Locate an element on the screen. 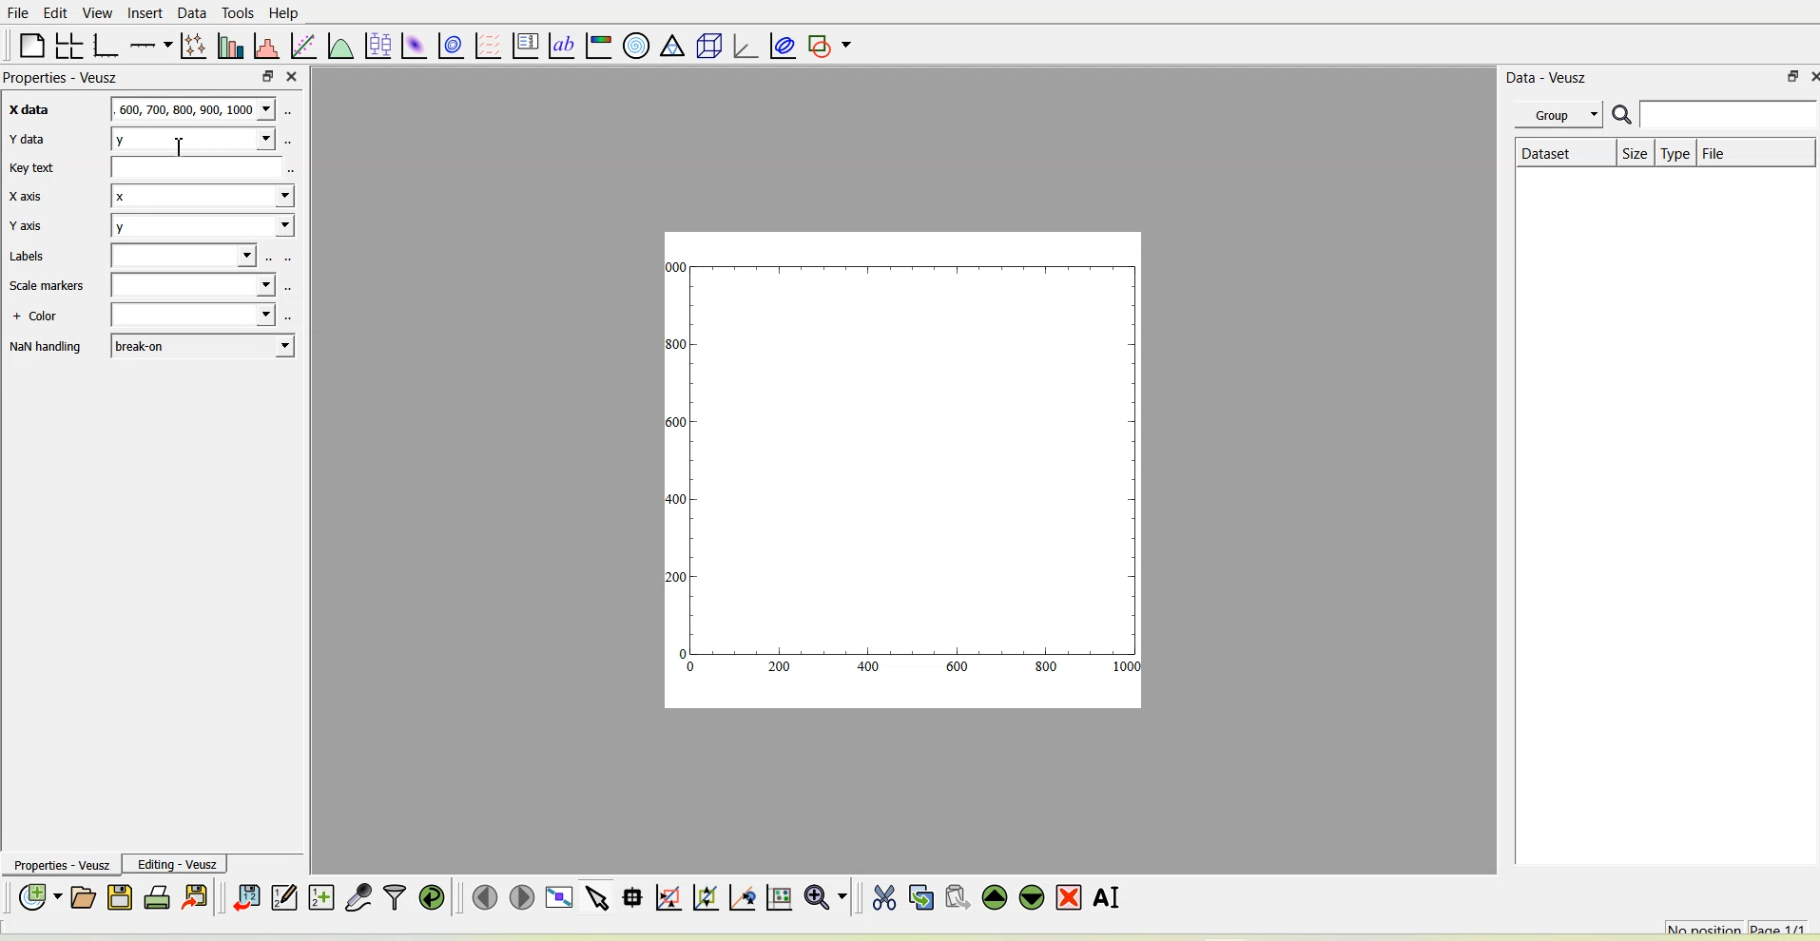  Blank is located at coordinates (191, 314).